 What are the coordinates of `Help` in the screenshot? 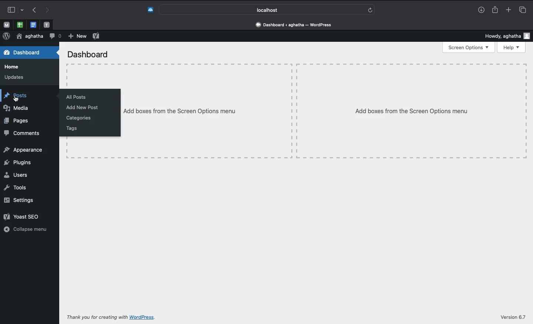 It's located at (513, 47).